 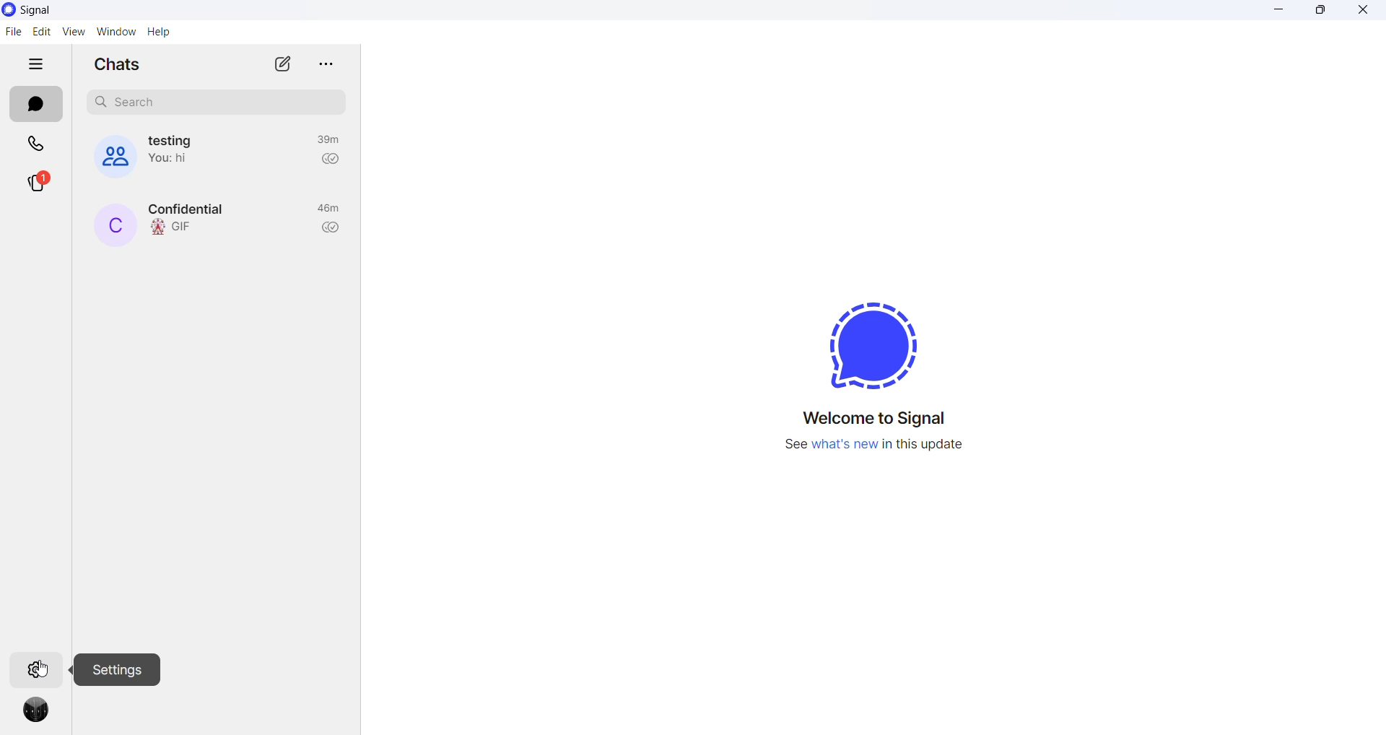 What do you see at coordinates (1362, 14) in the screenshot?
I see `close` at bounding box center [1362, 14].